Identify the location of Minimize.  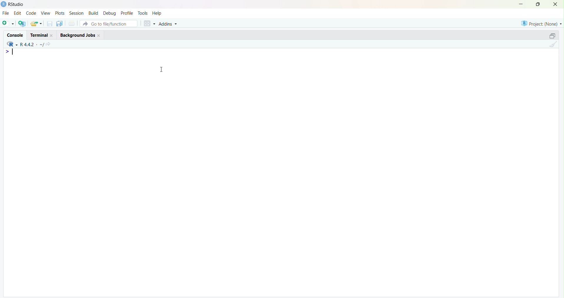
(521, 4).